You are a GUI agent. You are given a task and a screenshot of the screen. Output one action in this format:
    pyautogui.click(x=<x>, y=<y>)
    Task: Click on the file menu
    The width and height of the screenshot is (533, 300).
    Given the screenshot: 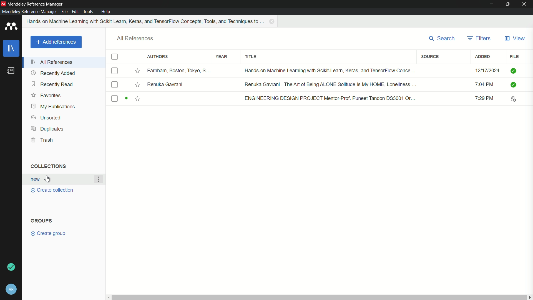 What is the action you would take?
    pyautogui.click(x=64, y=11)
    